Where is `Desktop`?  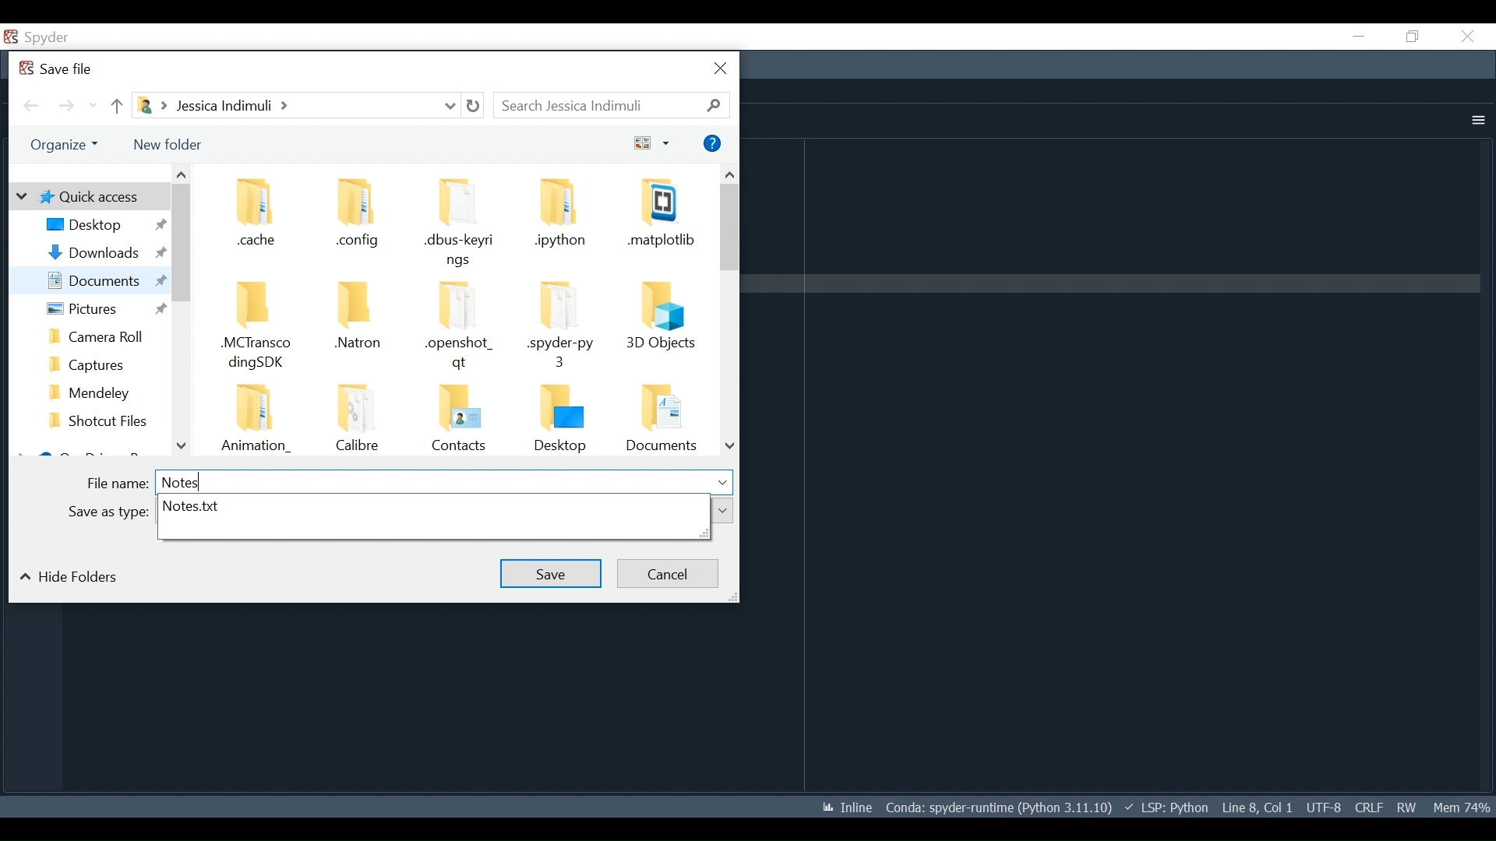
Desktop is located at coordinates (104, 223).